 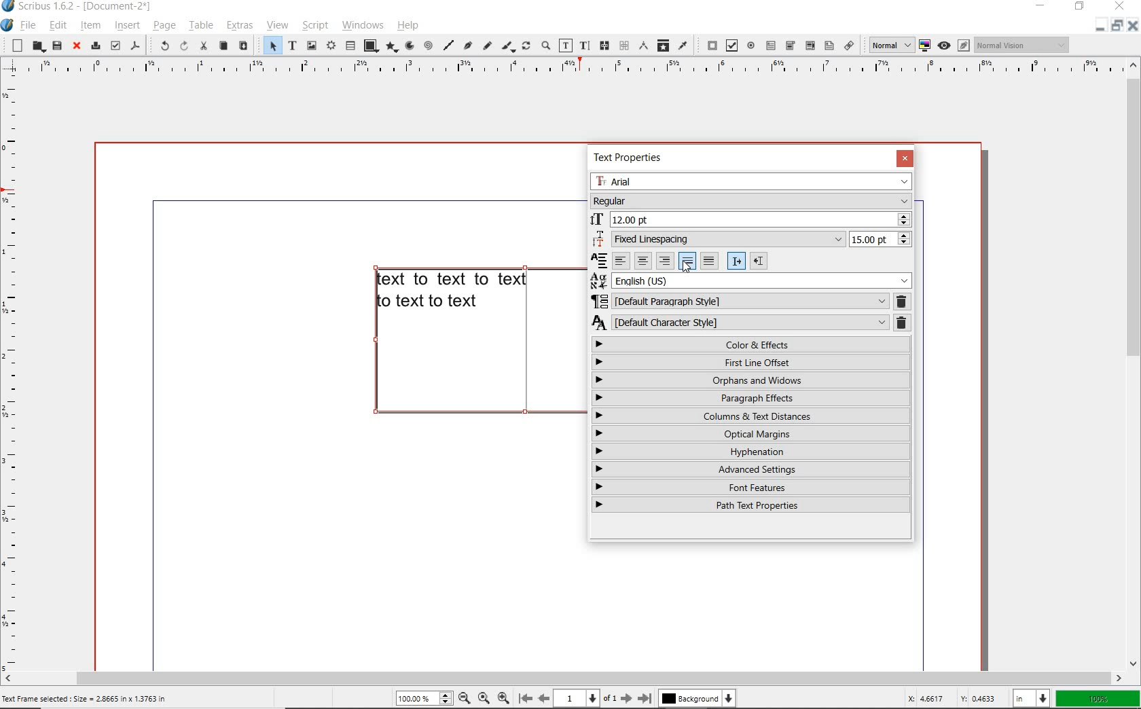 I want to click on new, so click(x=15, y=46).